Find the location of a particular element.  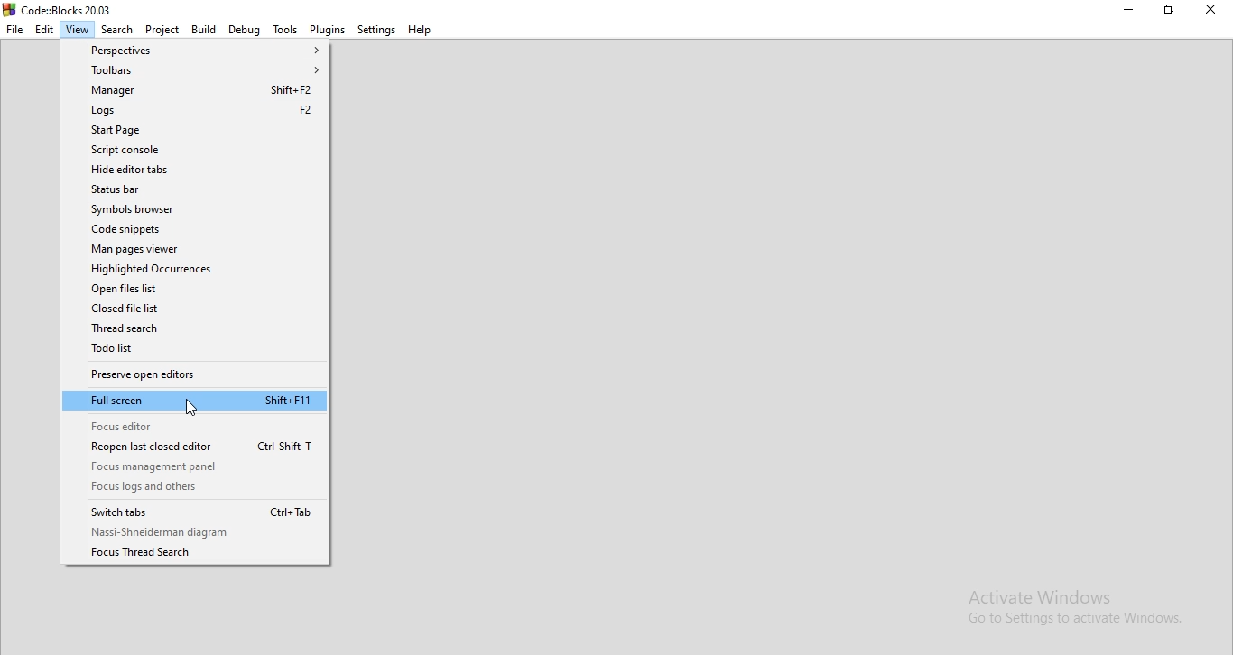

View  is located at coordinates (76, 31).